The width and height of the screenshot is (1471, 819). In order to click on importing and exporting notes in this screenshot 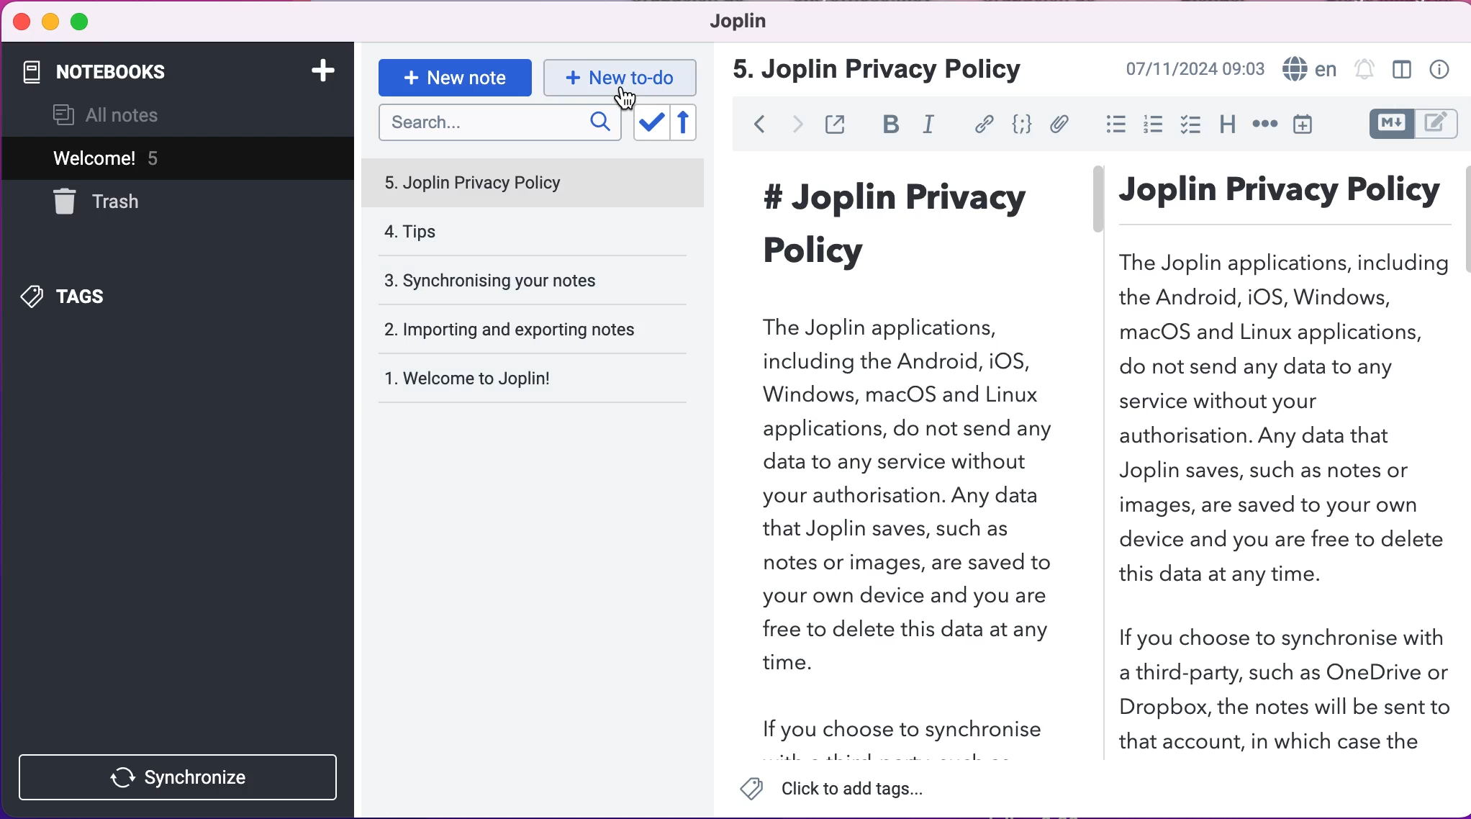, I will do `click(540, 328)`.